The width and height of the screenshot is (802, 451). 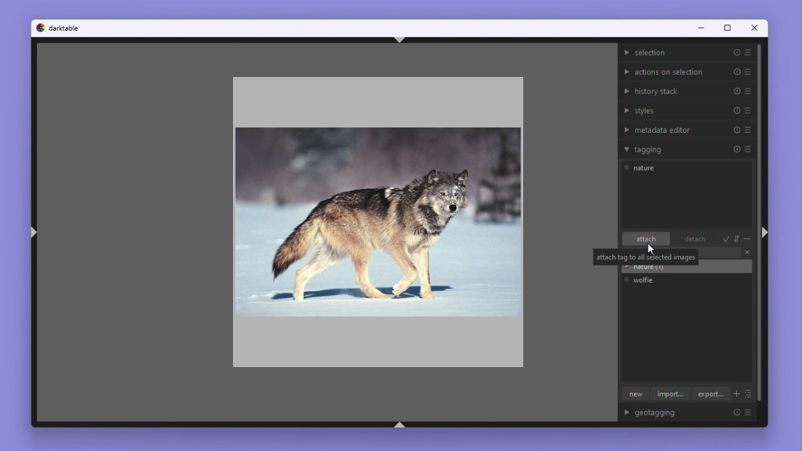 What do you see at coordinates (764, 232) in the screenshot?
I see `ctrl+shift+r` at bounding box center [764, 232].